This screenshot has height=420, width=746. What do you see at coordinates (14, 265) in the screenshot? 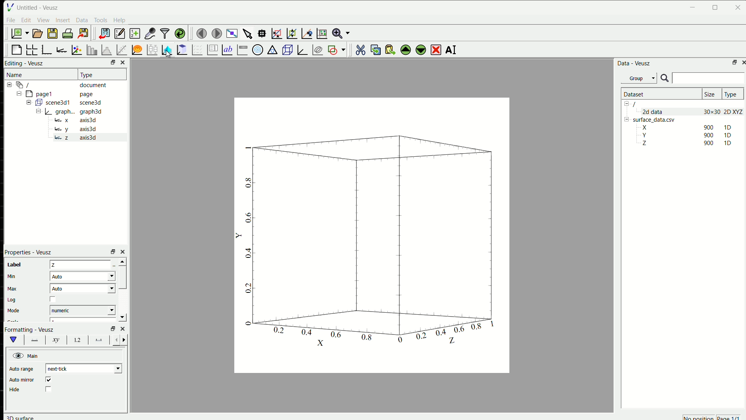
I see `label` at bounding box center [14, 265].